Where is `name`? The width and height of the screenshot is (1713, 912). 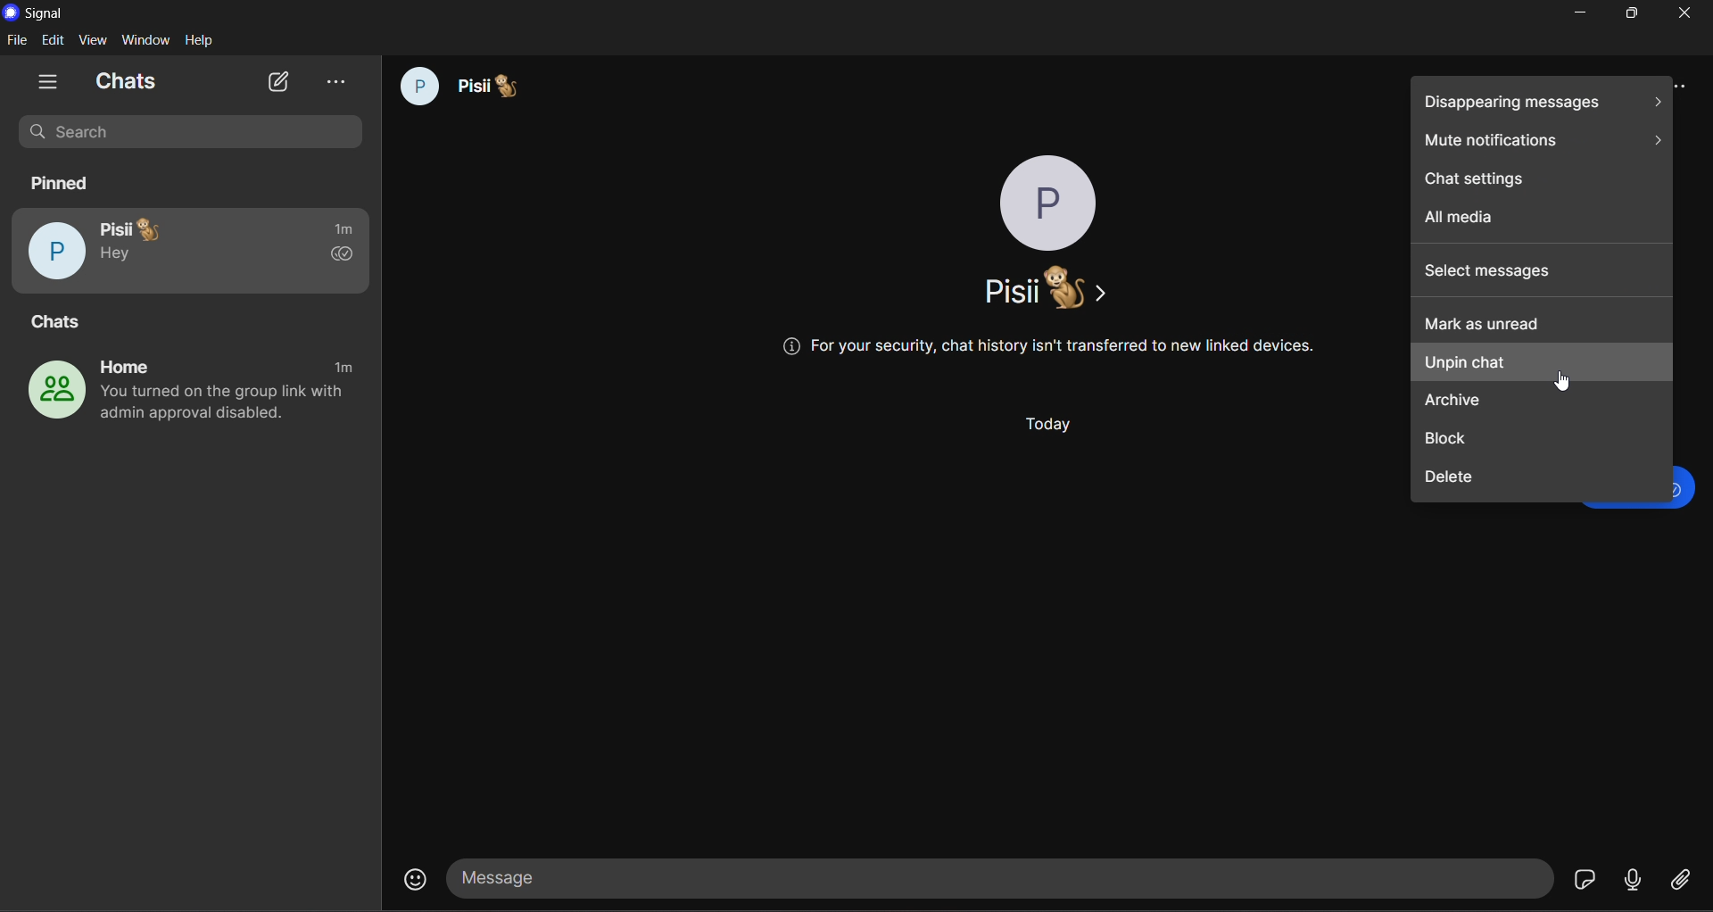 name is located at coordinates (1046, 286).